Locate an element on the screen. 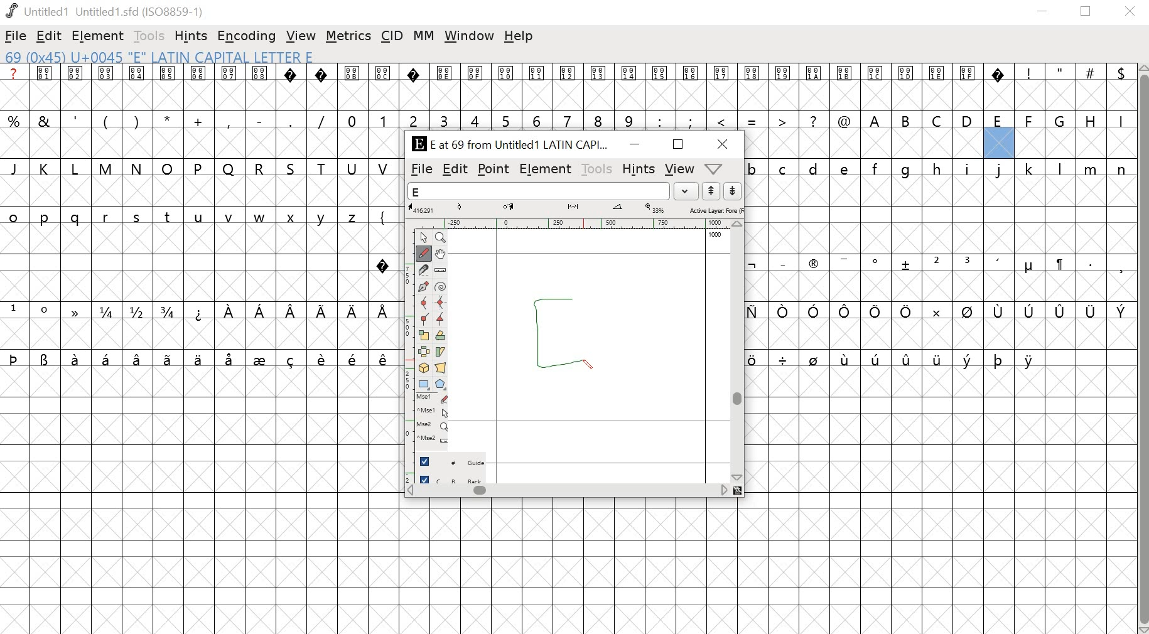  lowercase alphabets is located at coordinates (937, 167).